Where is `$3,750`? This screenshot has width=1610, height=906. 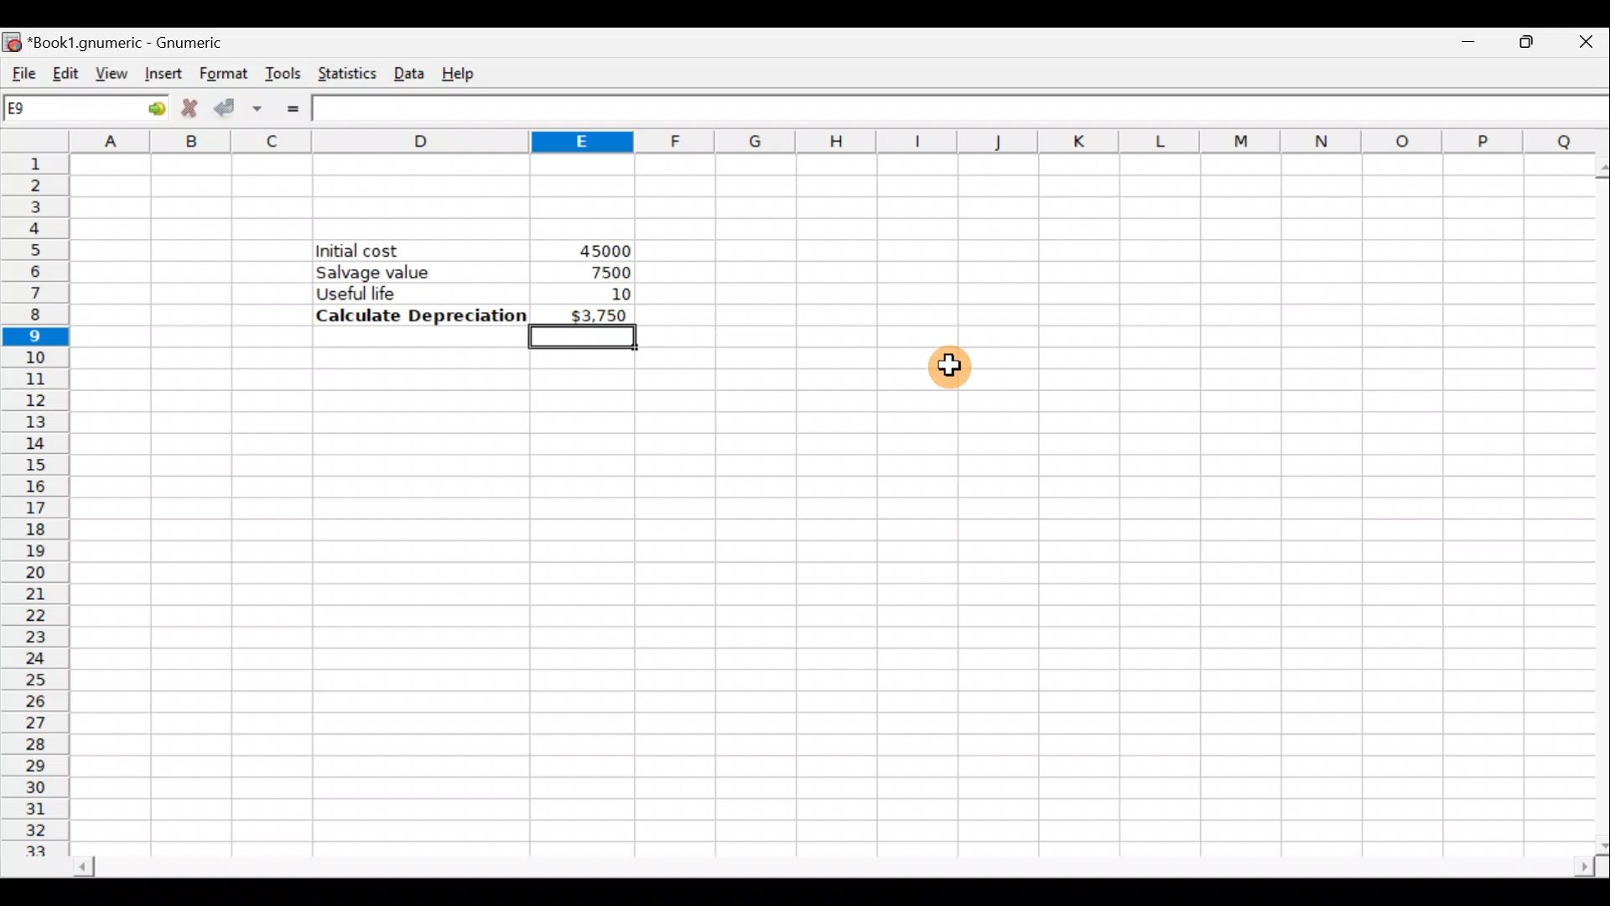 $3,750 is located at coordinates (584, 315).